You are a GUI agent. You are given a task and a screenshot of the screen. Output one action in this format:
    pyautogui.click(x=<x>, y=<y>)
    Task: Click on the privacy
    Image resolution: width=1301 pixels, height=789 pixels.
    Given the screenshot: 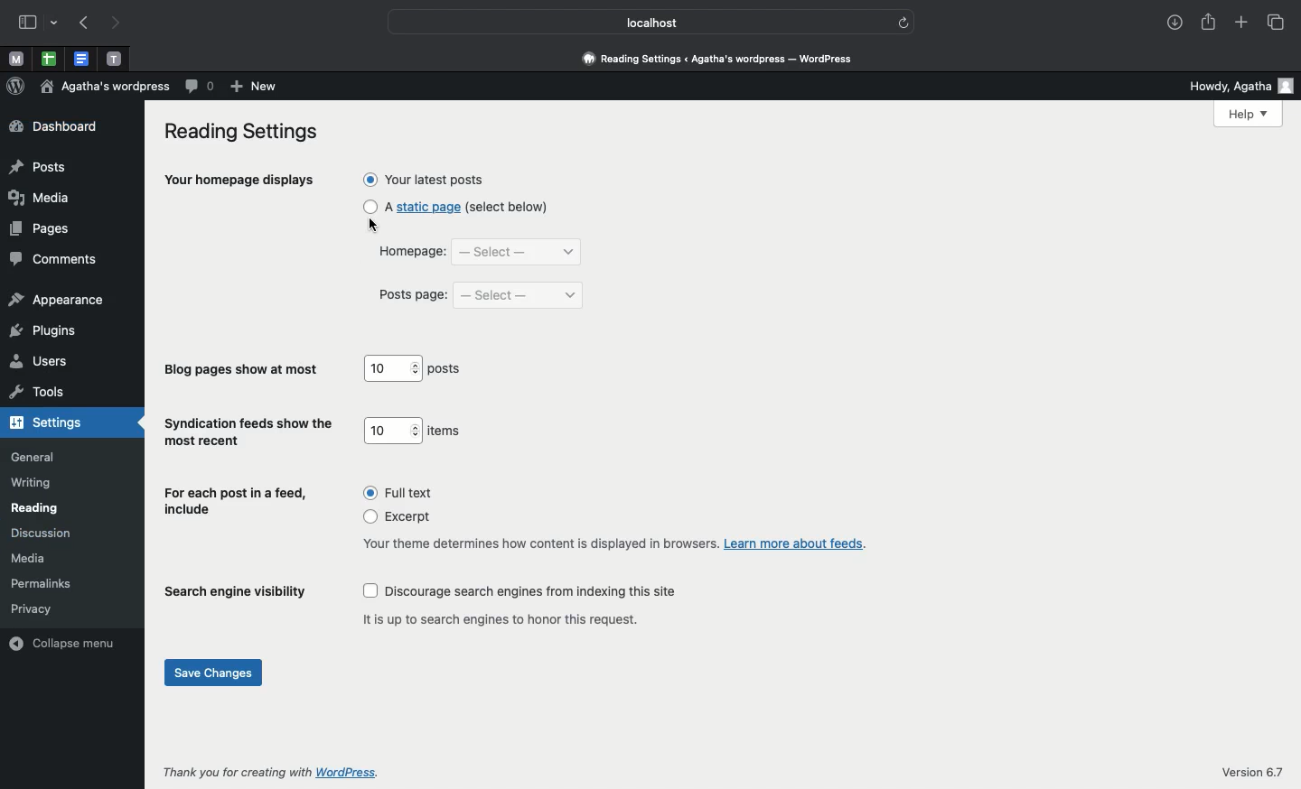 What is the action you would take?
    pyautogui.click(x=32, y=608)
    